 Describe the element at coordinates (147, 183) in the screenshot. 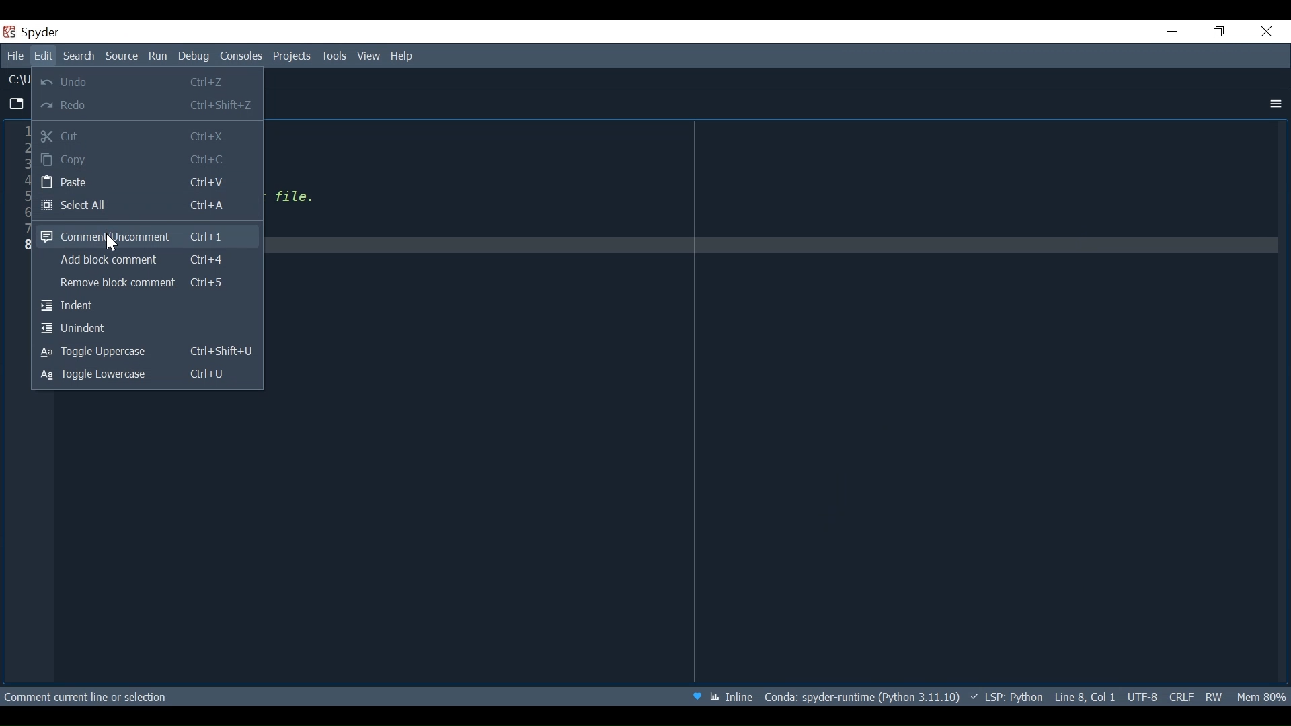

I see `Paste` at that location.